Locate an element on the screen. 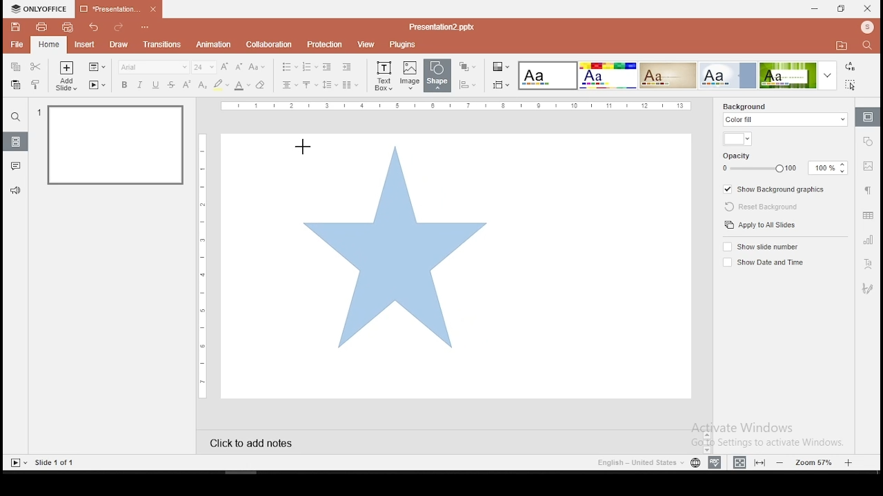 Image resolution: width=883 pixels, height=496 pixels. slides is located at coordinates (14, 141).